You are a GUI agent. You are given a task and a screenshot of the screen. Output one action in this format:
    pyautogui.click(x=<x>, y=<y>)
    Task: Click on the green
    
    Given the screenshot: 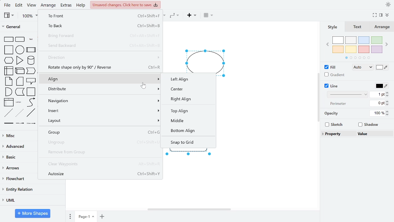 What is the action you would take?
    pyautogui.click(x=376, y=40)
    